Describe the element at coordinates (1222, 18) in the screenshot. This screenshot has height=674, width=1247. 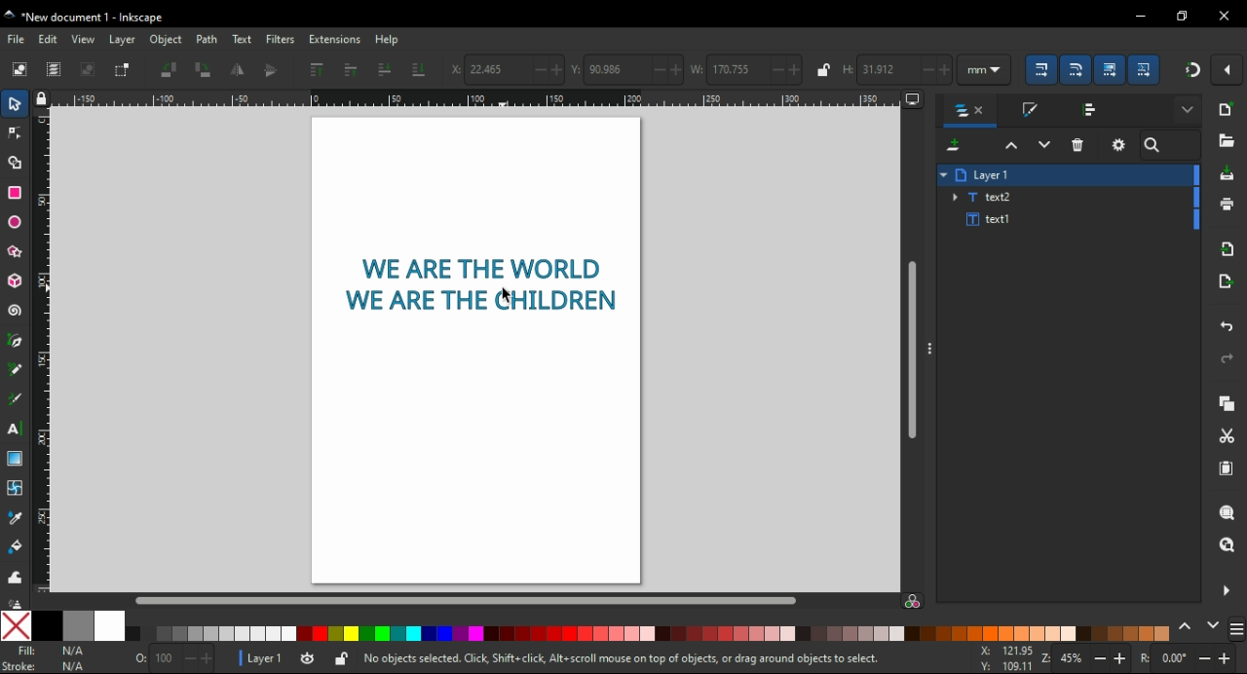
I see `close window` at that location.